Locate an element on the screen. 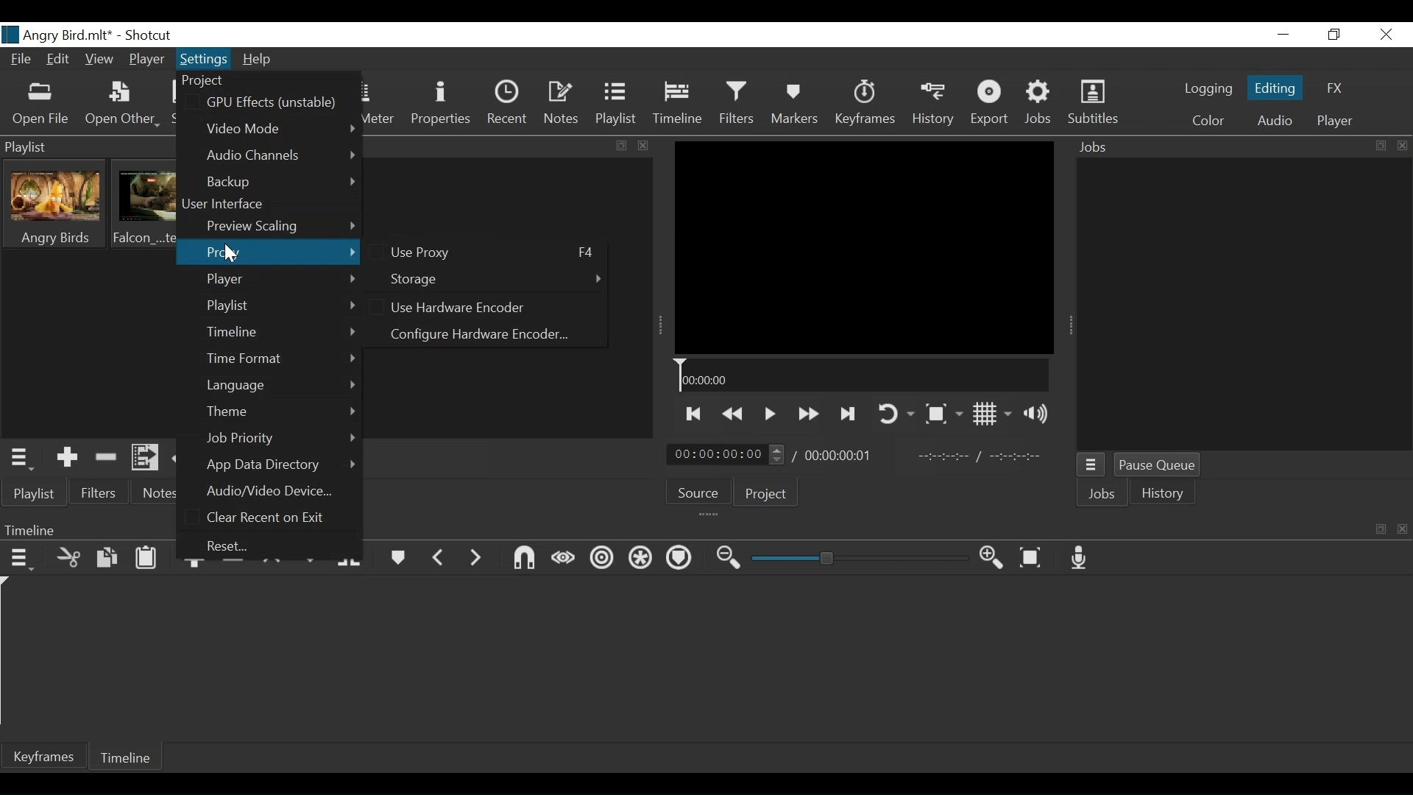  Player is located at coordinates (1334, 121).